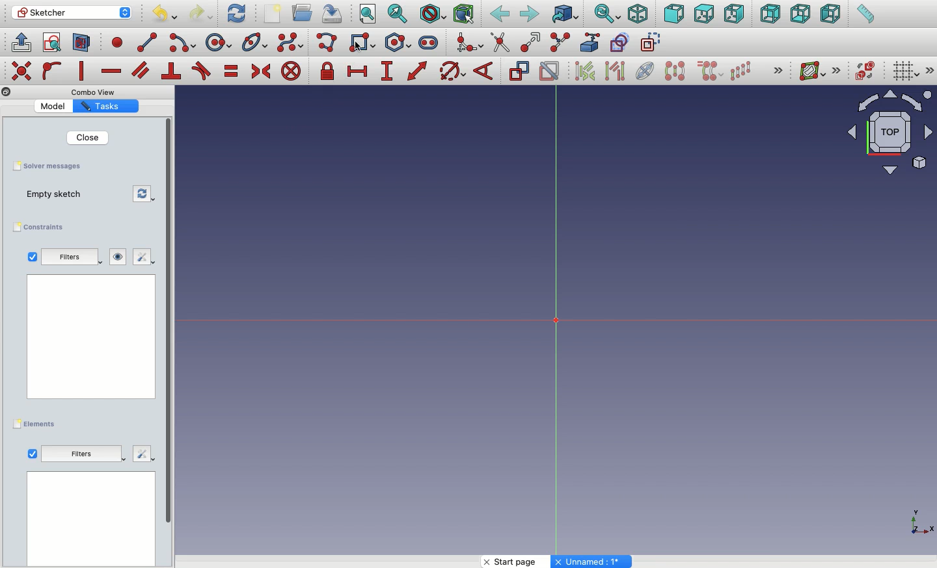  Describe the element at coordinates (813, 71) in the screenshot. I see `Show hide B spline information layer` at that location.